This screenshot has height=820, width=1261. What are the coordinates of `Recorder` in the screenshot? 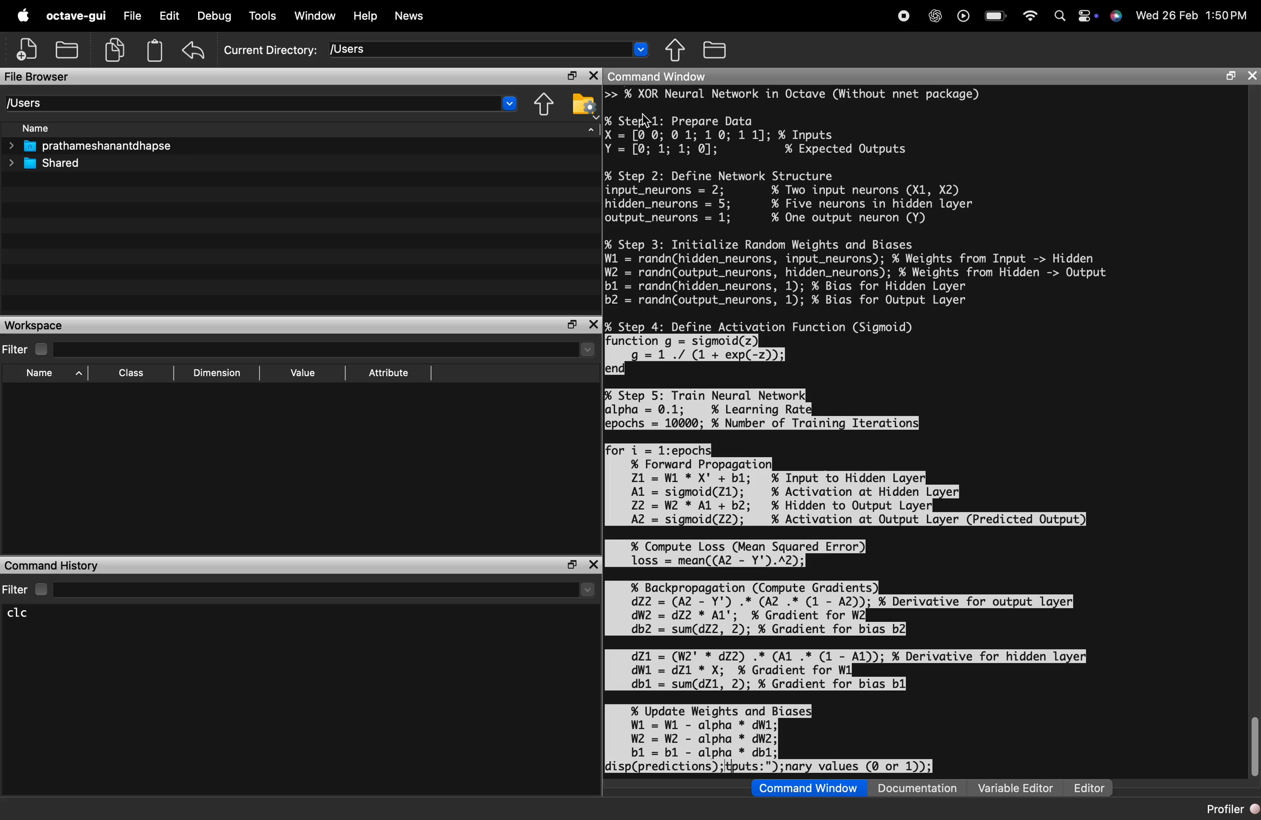 It's located at (903, 15).